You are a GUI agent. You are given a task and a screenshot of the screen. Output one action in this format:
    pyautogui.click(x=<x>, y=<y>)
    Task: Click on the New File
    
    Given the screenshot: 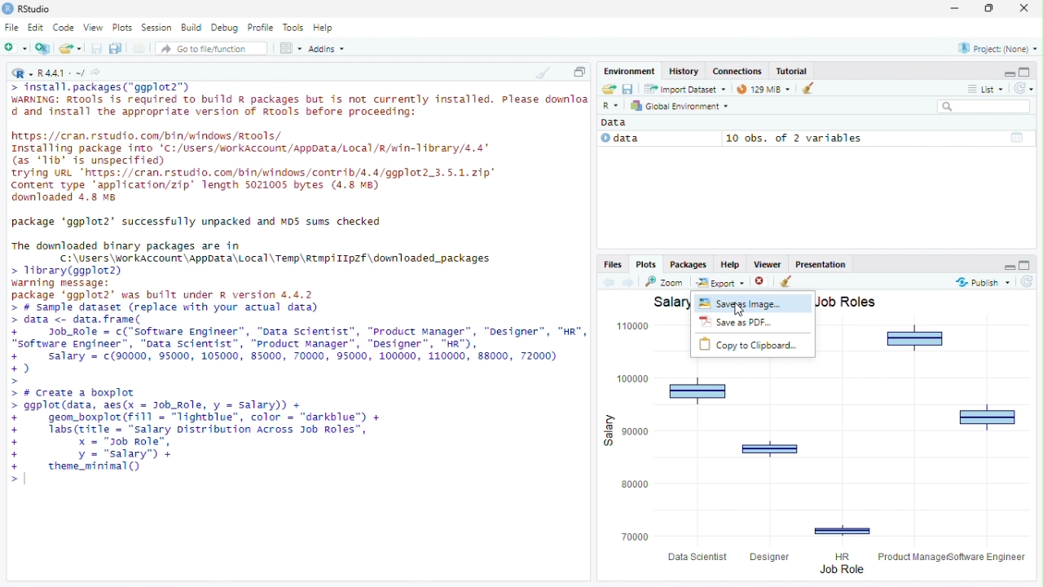 What is the action you would take?
    pyautogui.click(x=16, y=48)
    